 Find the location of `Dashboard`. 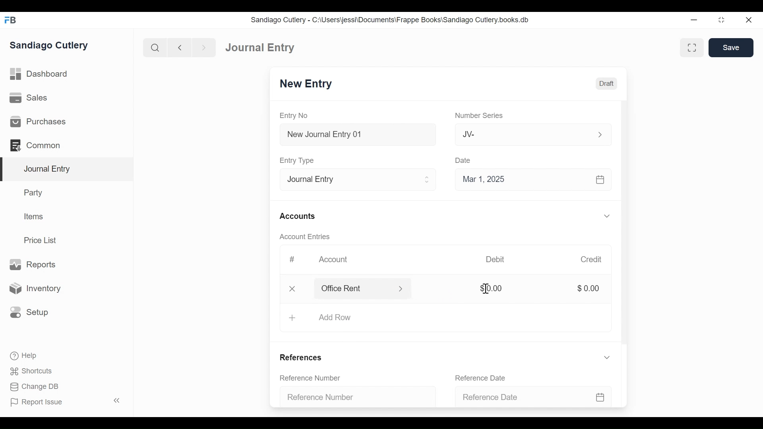

Dashboard is located at coordinates (257, 46).